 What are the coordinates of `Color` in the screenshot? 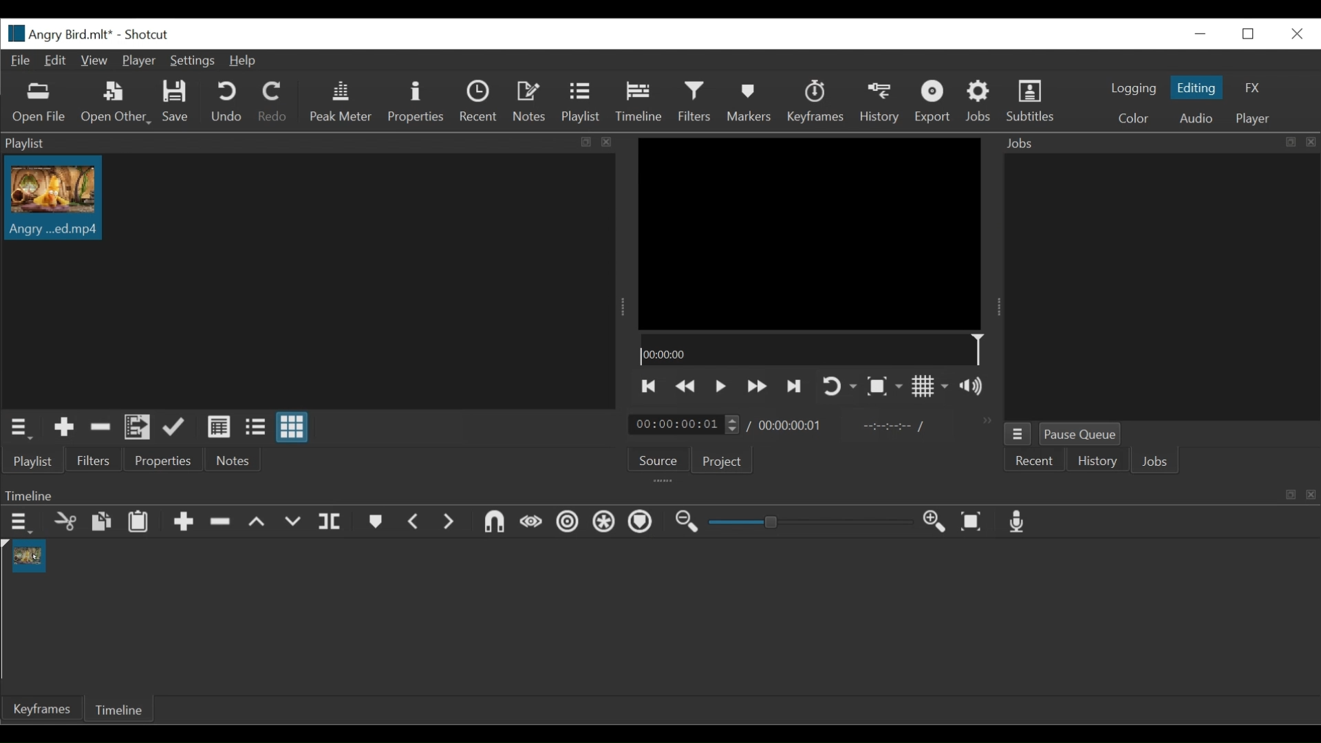 It's located at (1136, 120).